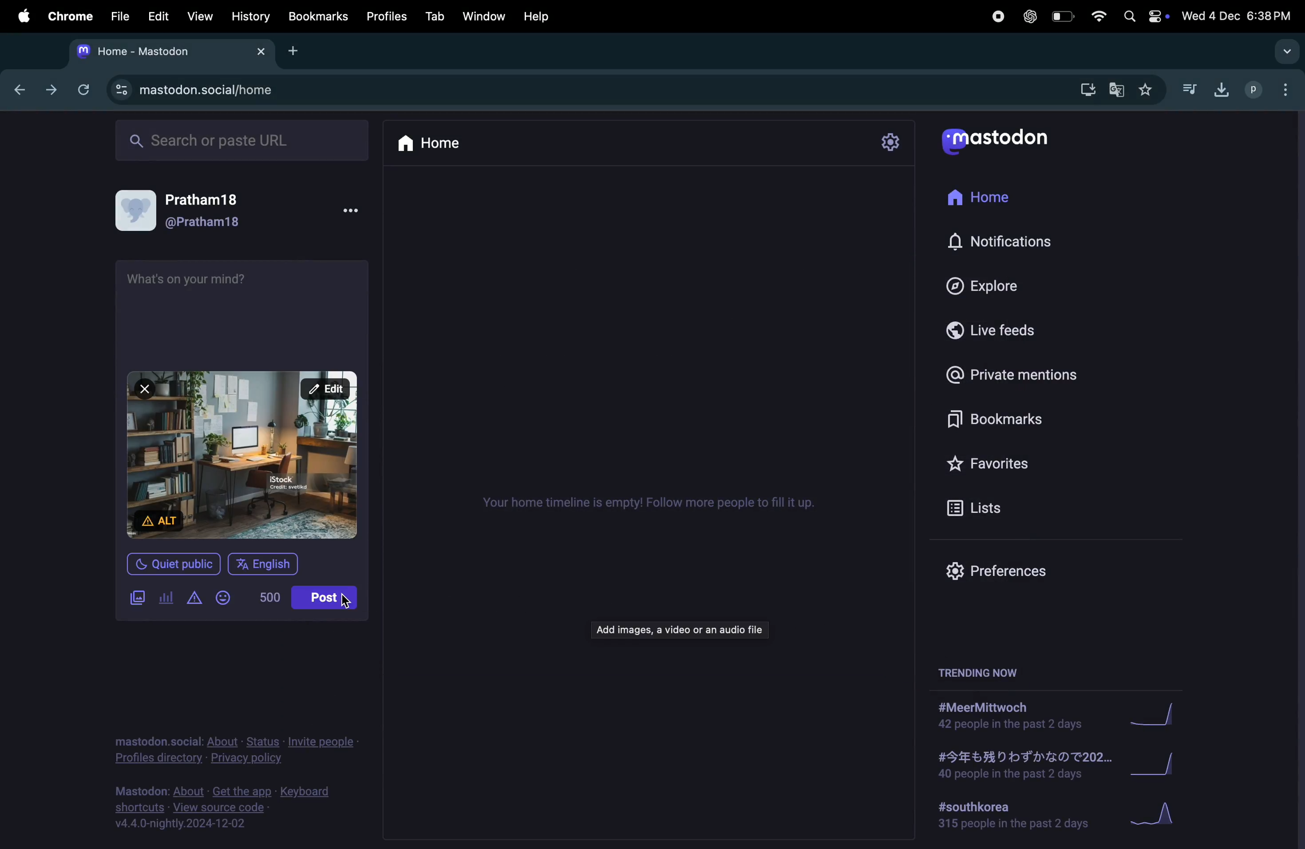  I want to click on window, so click(486, 15).